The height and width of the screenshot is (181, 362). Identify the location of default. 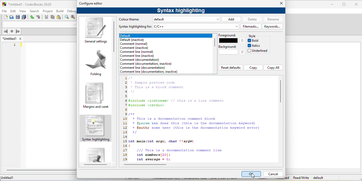
(319, 178).